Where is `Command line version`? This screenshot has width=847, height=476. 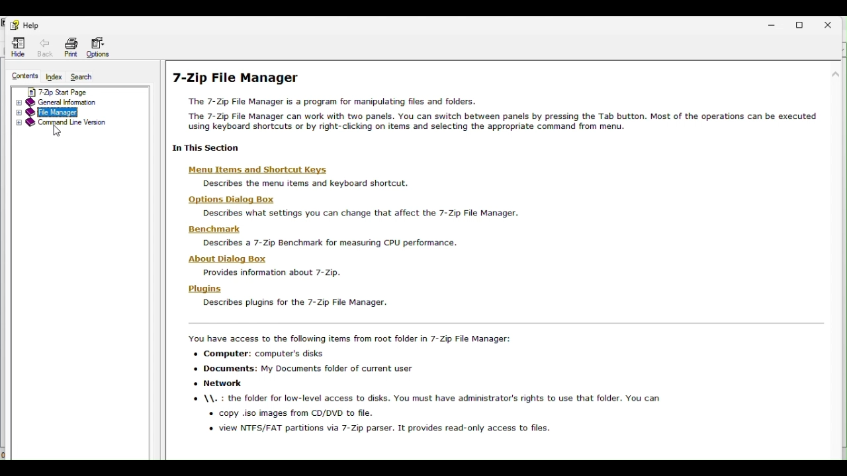
Command line version is located at coordinates (64, 124).